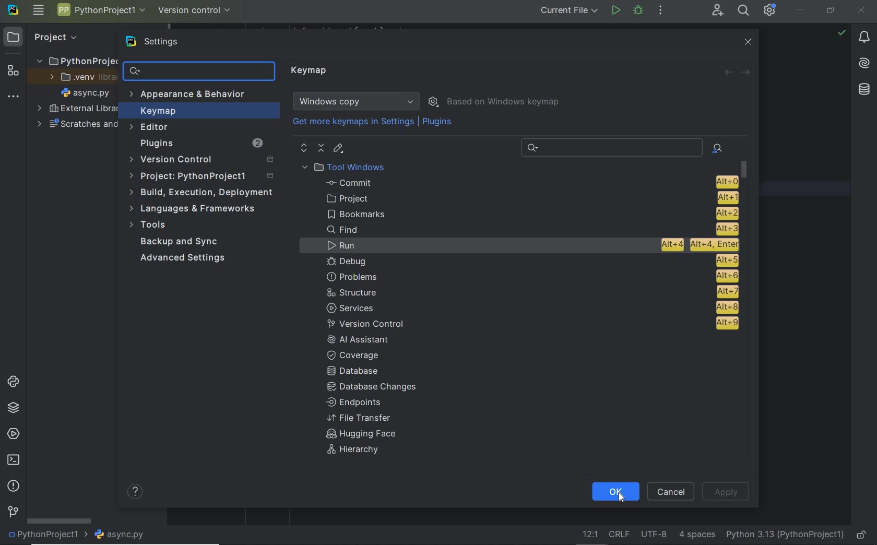 Image resolution: width=877 pixels, height=545 pixels. I want to click on File Transfer, so click(359, 418).